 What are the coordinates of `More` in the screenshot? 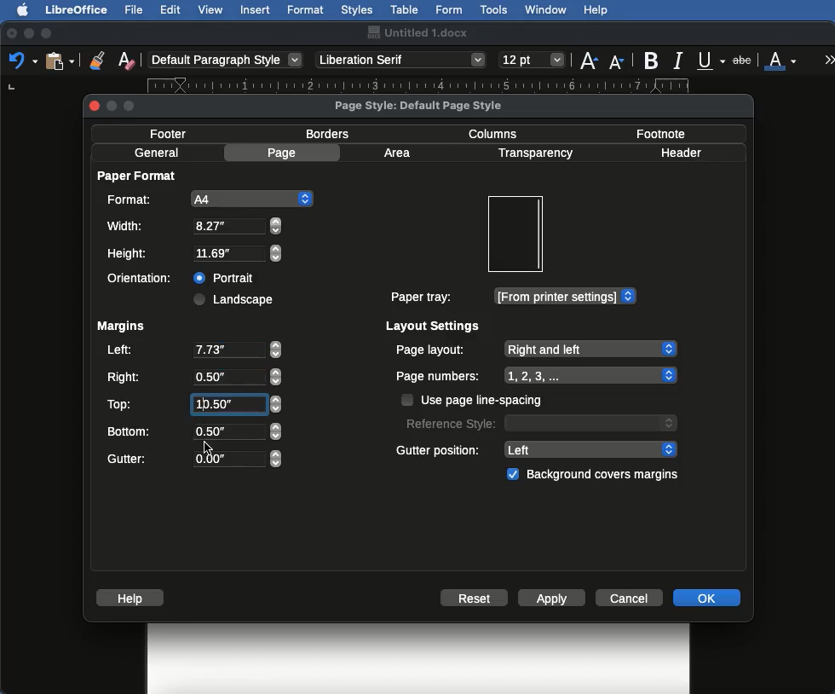 It's located at (830, 59).